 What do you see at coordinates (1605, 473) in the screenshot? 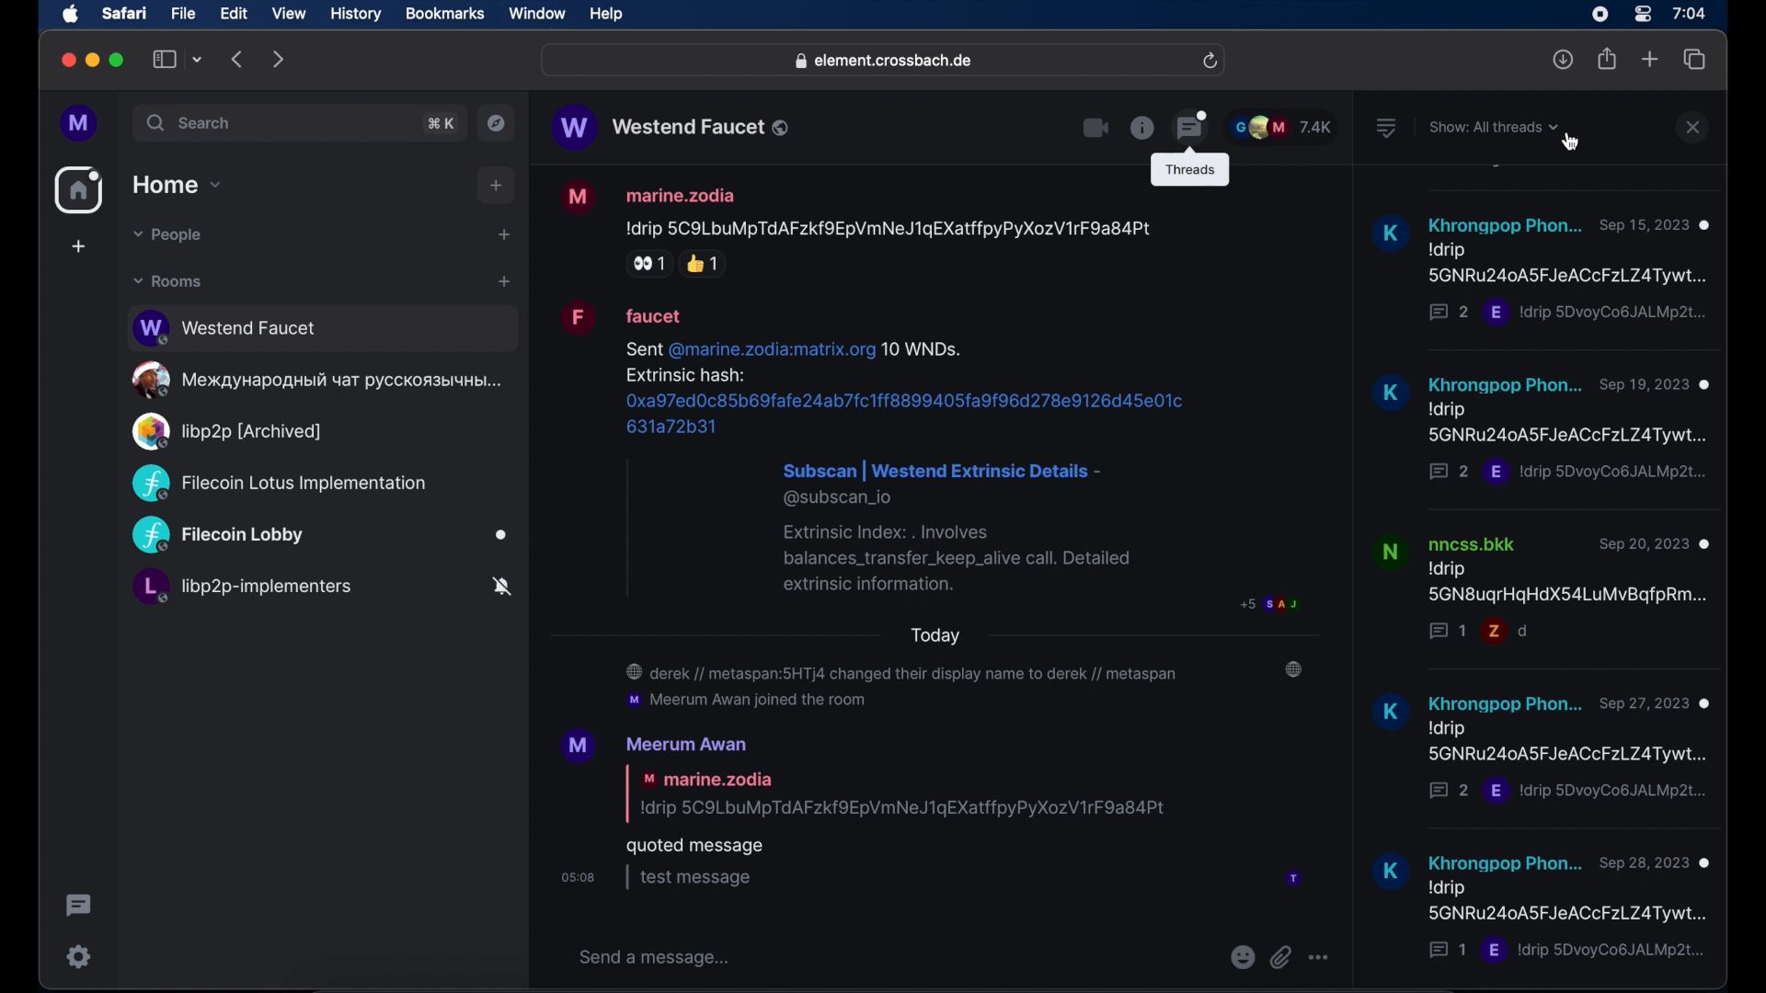
I see `'E !drip 5DvoyCo6JALMp2t... |` at bounding box center [1605, 473].